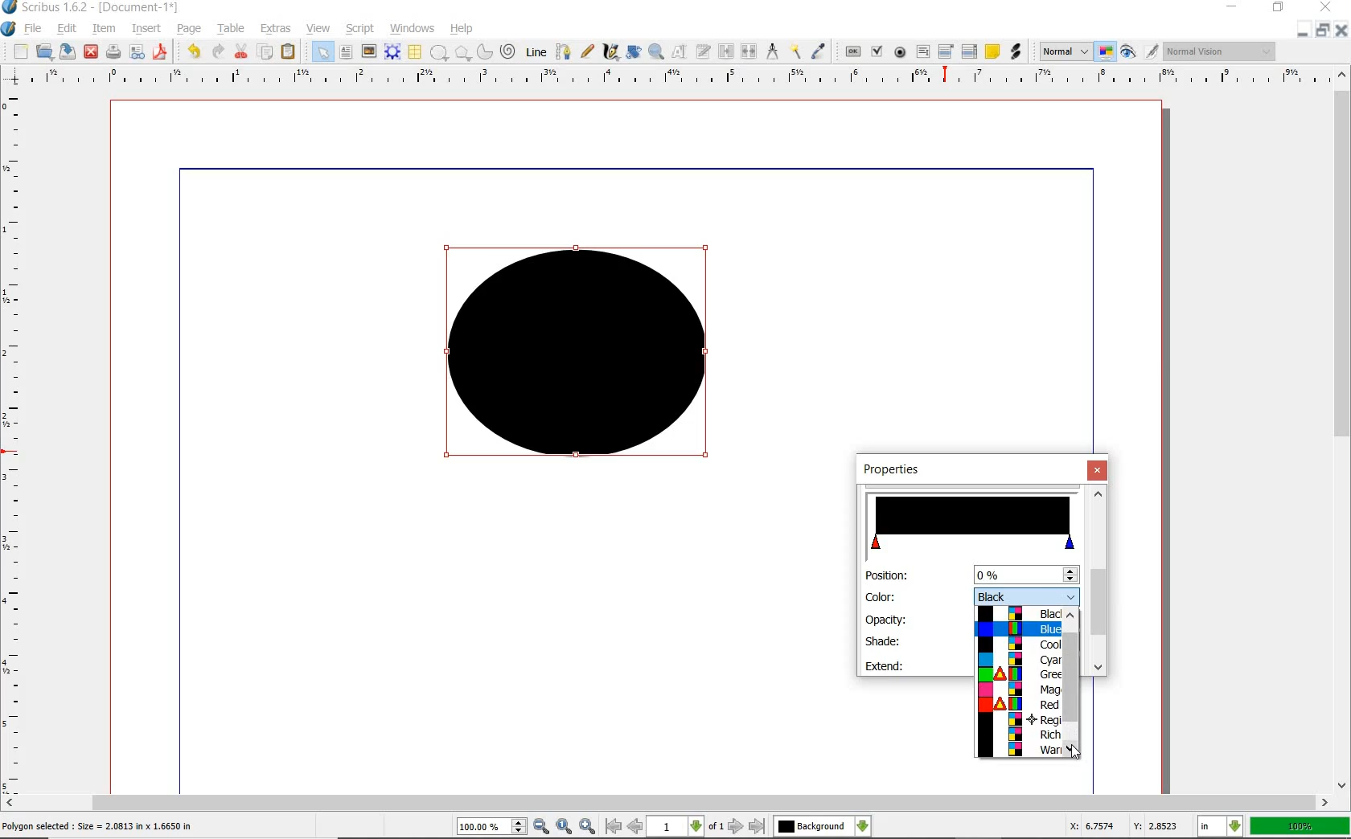 The width and height of the screenshot is (1351, 839). I want to click on PDF TEXT FIELD, so click(922, 51).